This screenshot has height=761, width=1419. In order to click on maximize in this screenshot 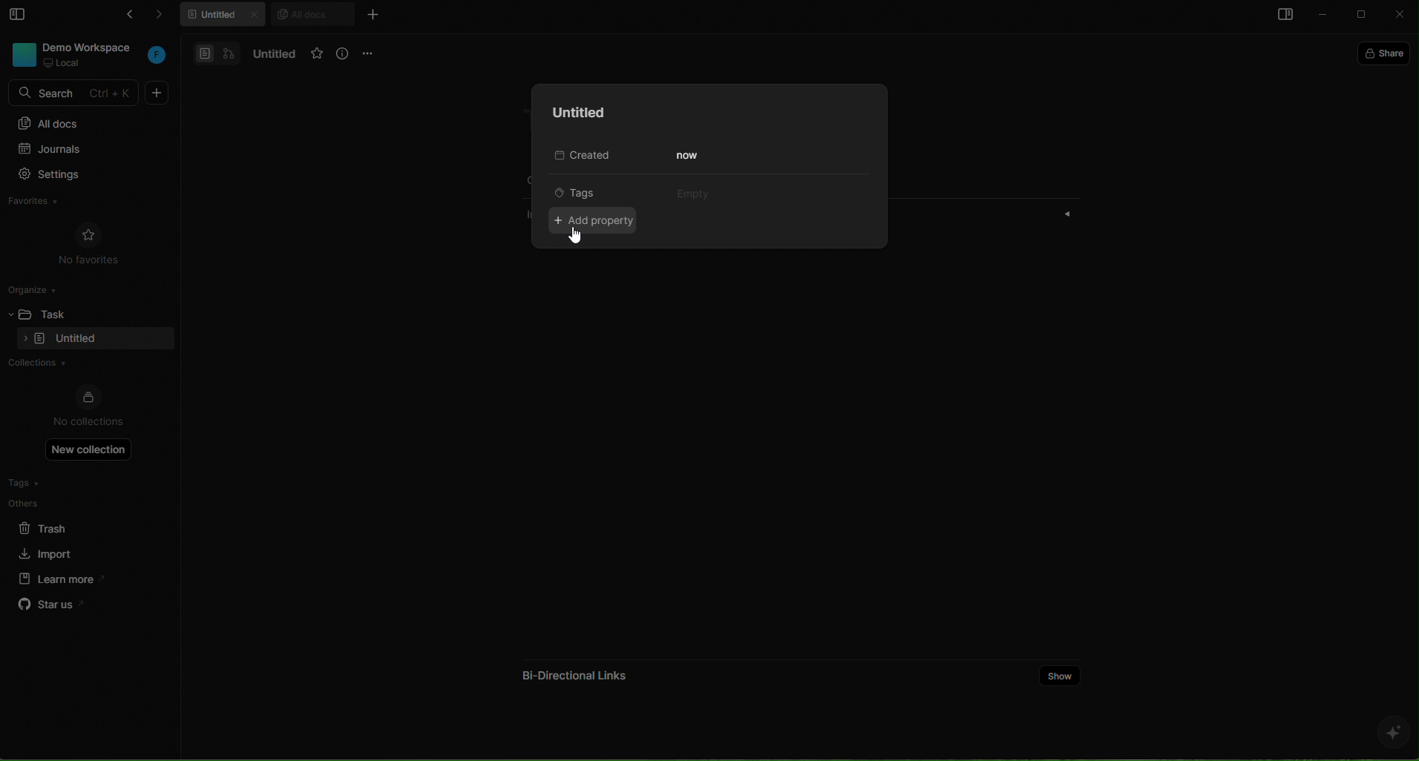, I will do `click(1363, 16)`.